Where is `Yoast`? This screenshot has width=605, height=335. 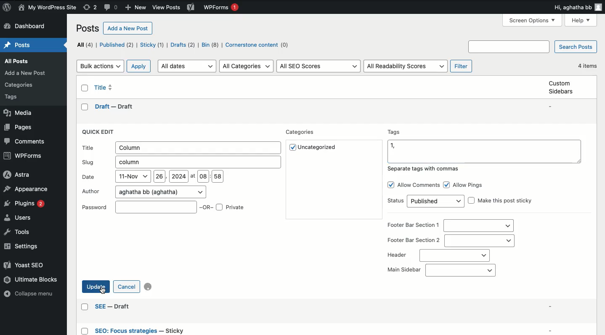
Yoast is located at coordinates (191, 9).